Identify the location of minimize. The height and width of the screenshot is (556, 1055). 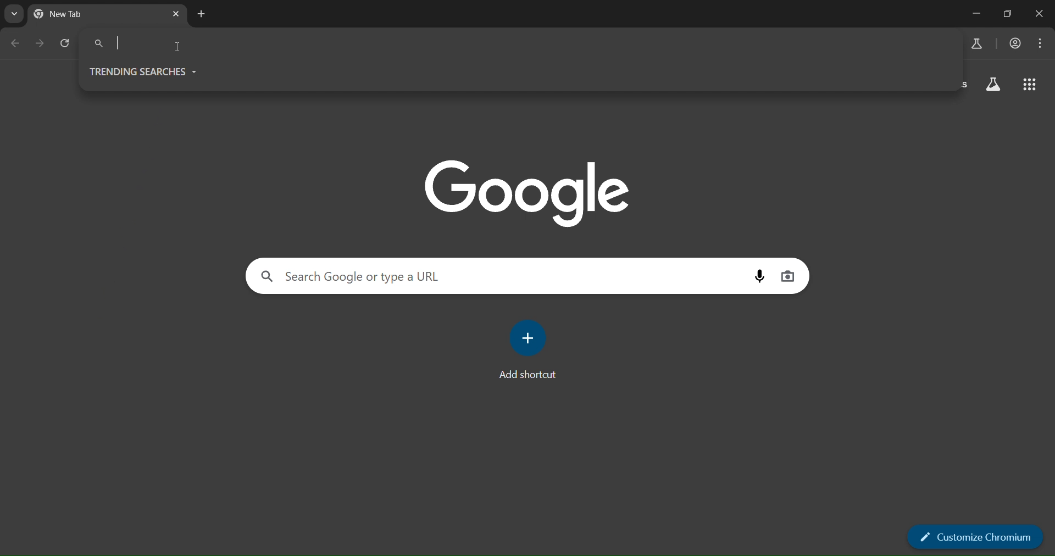
(976, 13).